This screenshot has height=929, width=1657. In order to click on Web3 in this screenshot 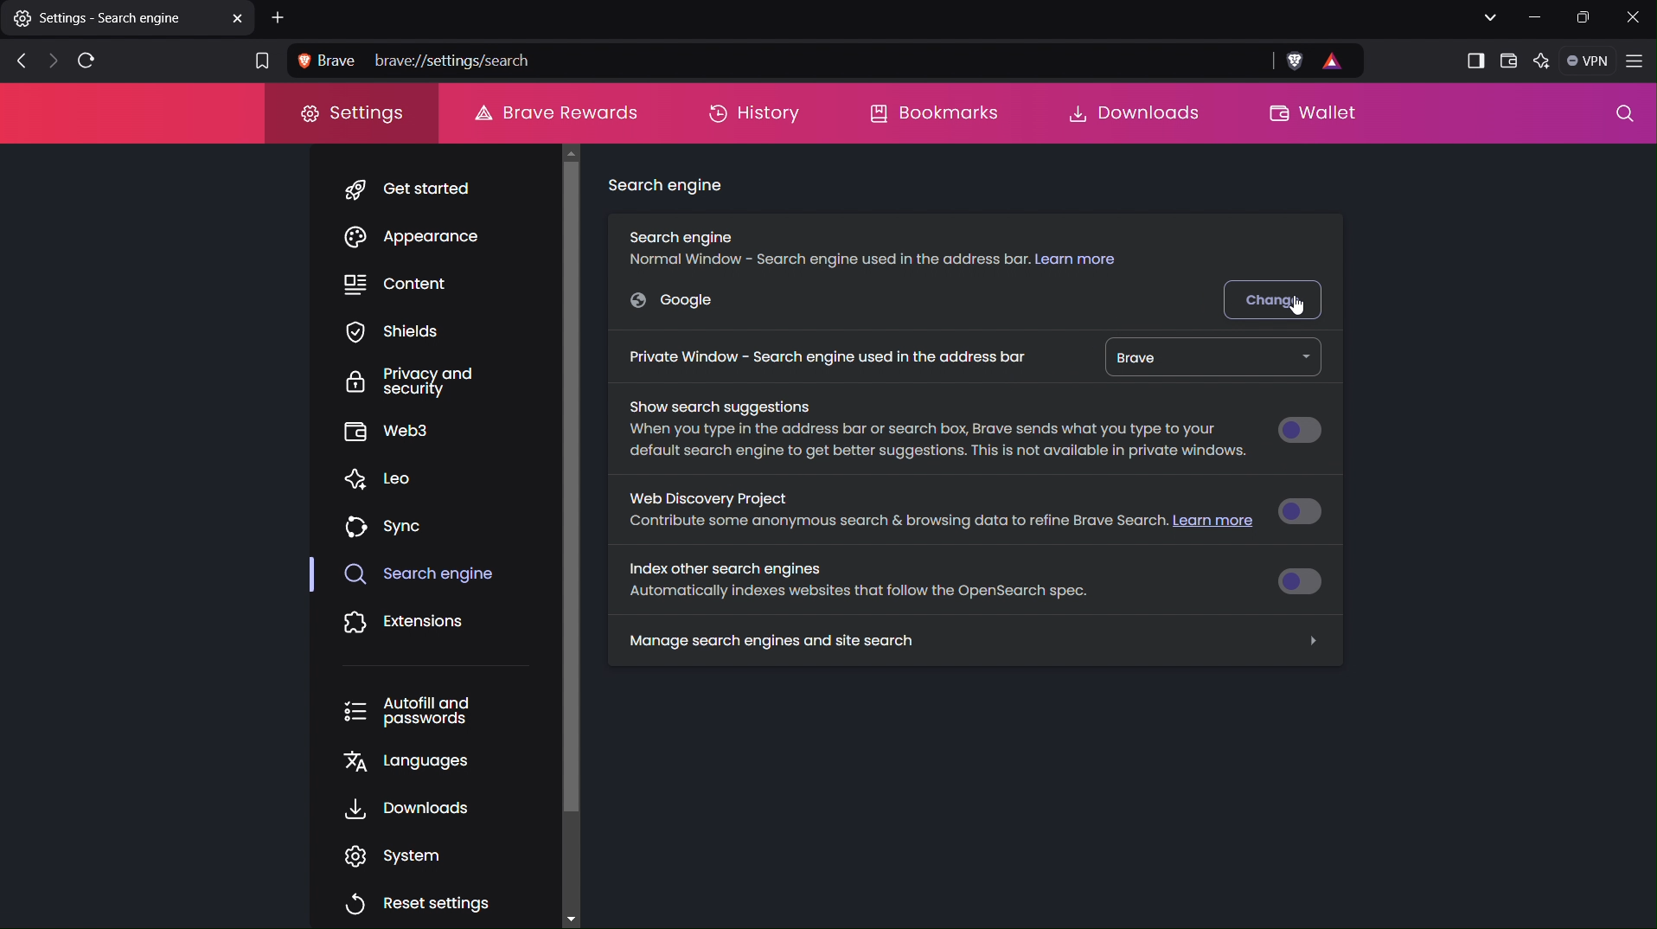, I will do `click(389, 431)`.